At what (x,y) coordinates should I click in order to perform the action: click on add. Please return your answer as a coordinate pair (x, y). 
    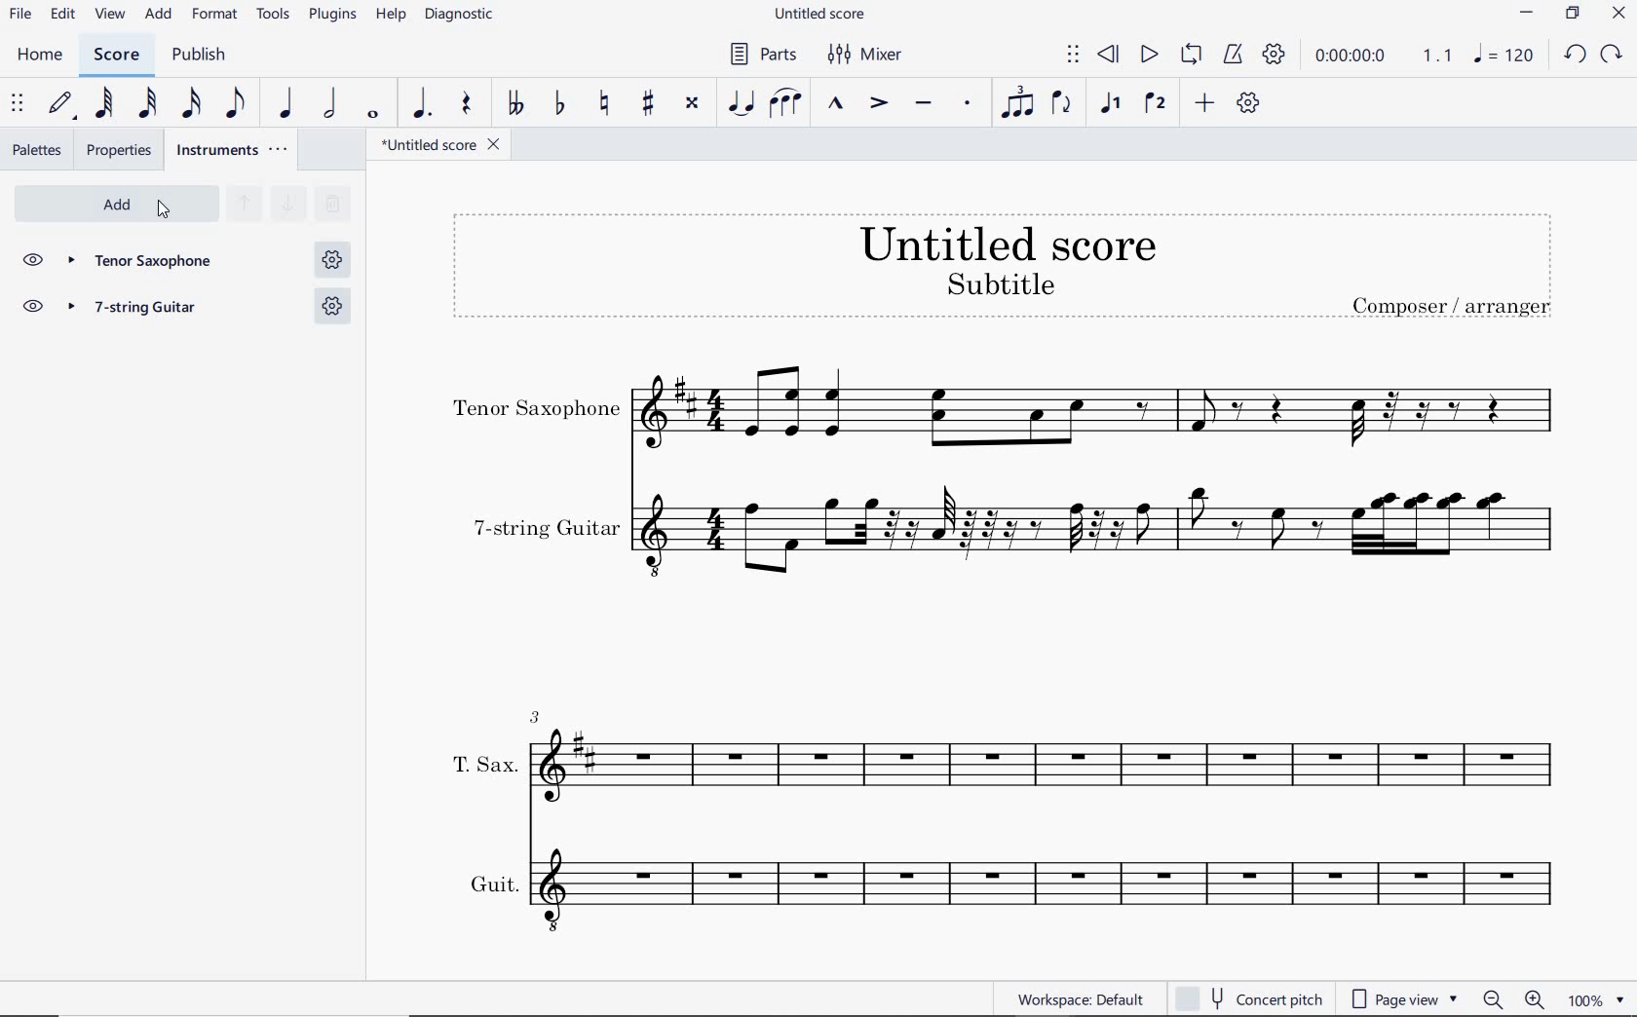
    Looking at the image, I should click on (164, 211).